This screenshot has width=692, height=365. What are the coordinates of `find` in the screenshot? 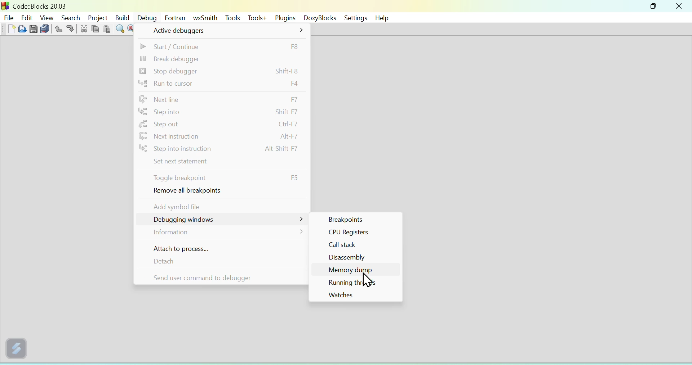 It's located at (119, 29).